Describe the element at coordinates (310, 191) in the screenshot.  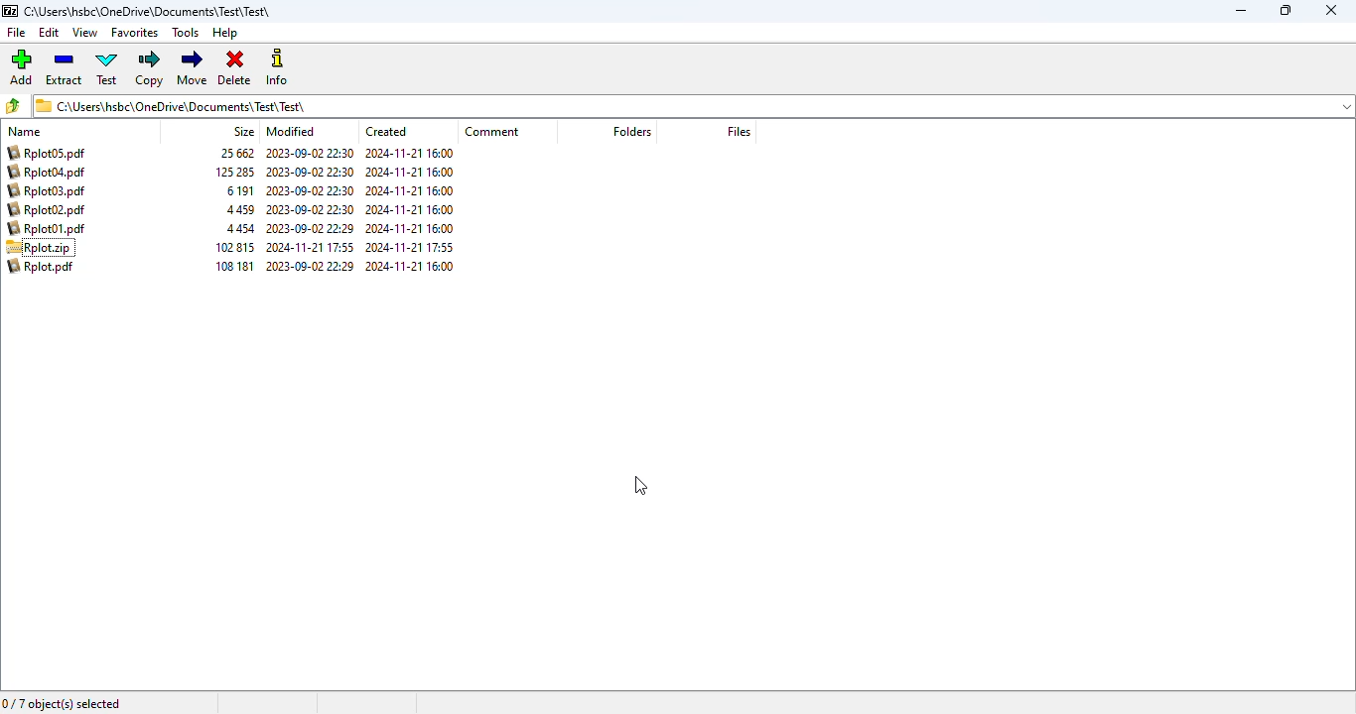
I see `2023-09-02 22:30` at that location.